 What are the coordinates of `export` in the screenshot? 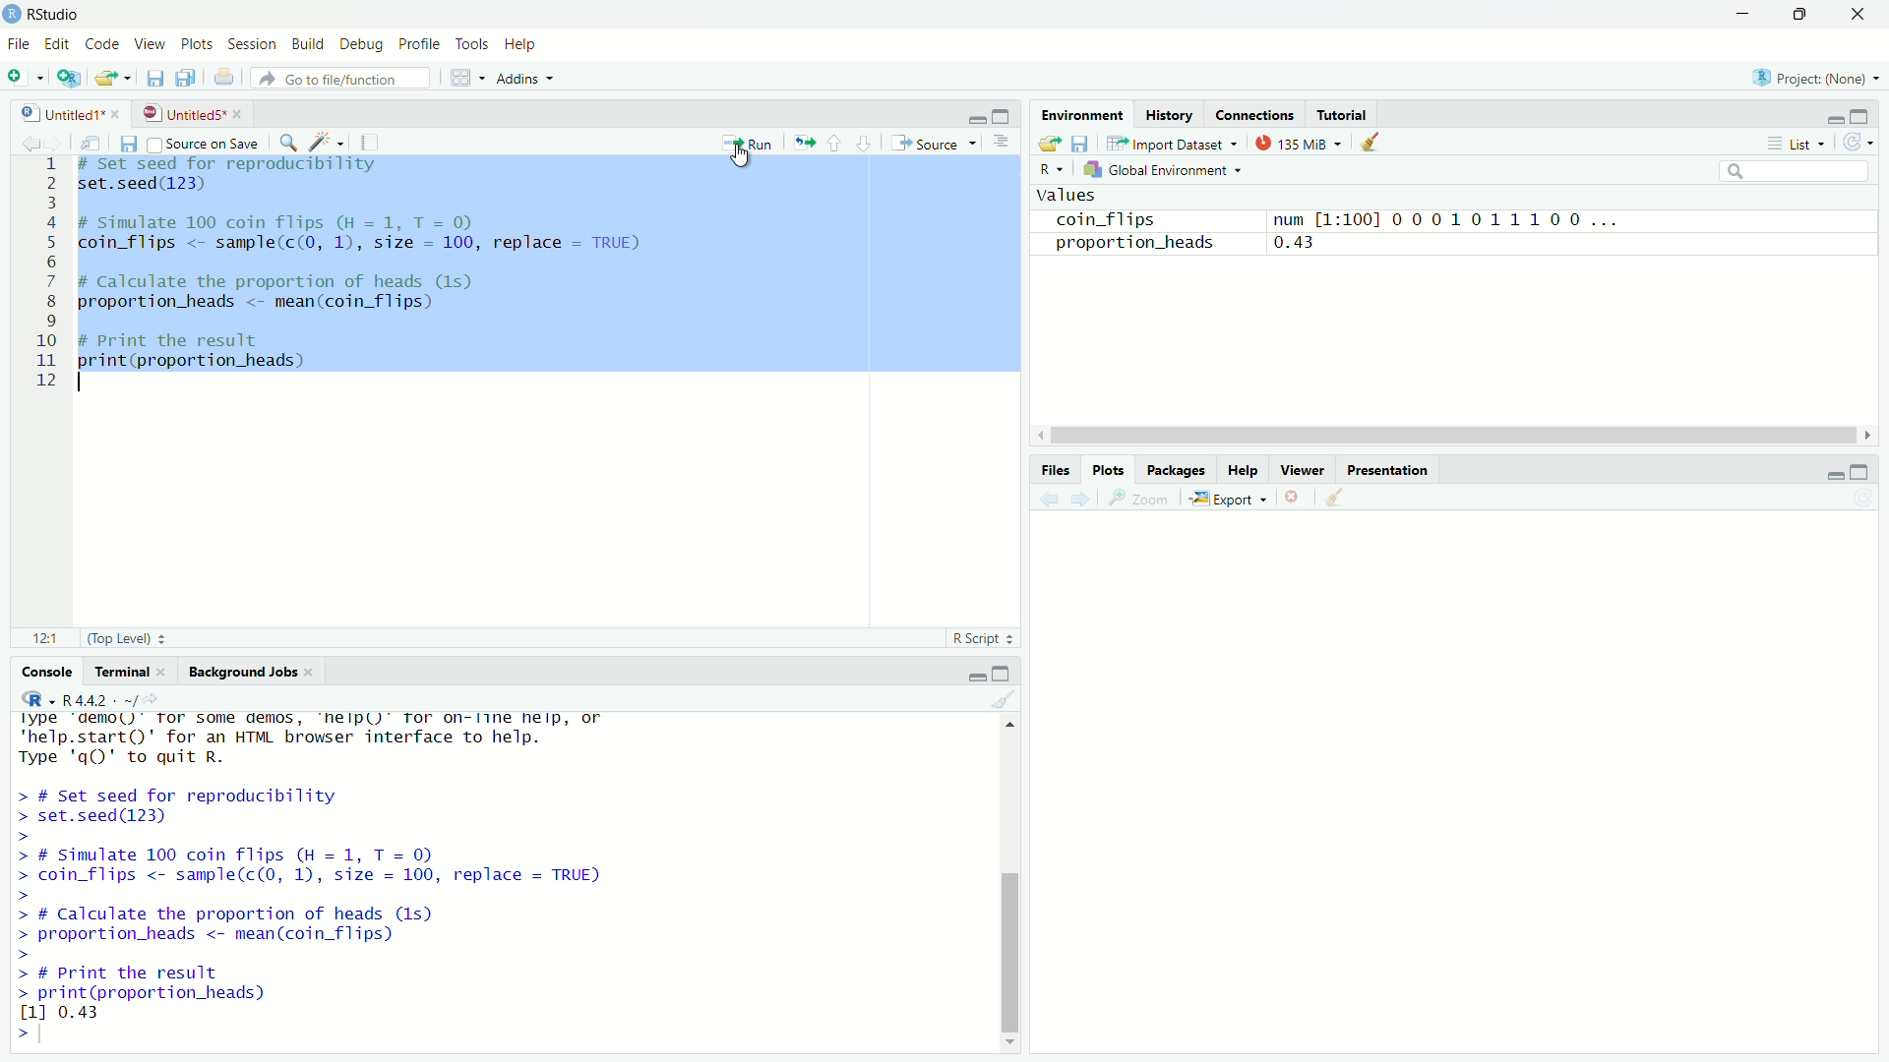 It's located at (1233, 498).